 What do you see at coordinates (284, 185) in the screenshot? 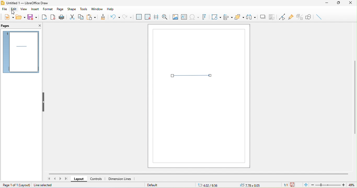
I see `1:1` at bounding box center [284, 185].